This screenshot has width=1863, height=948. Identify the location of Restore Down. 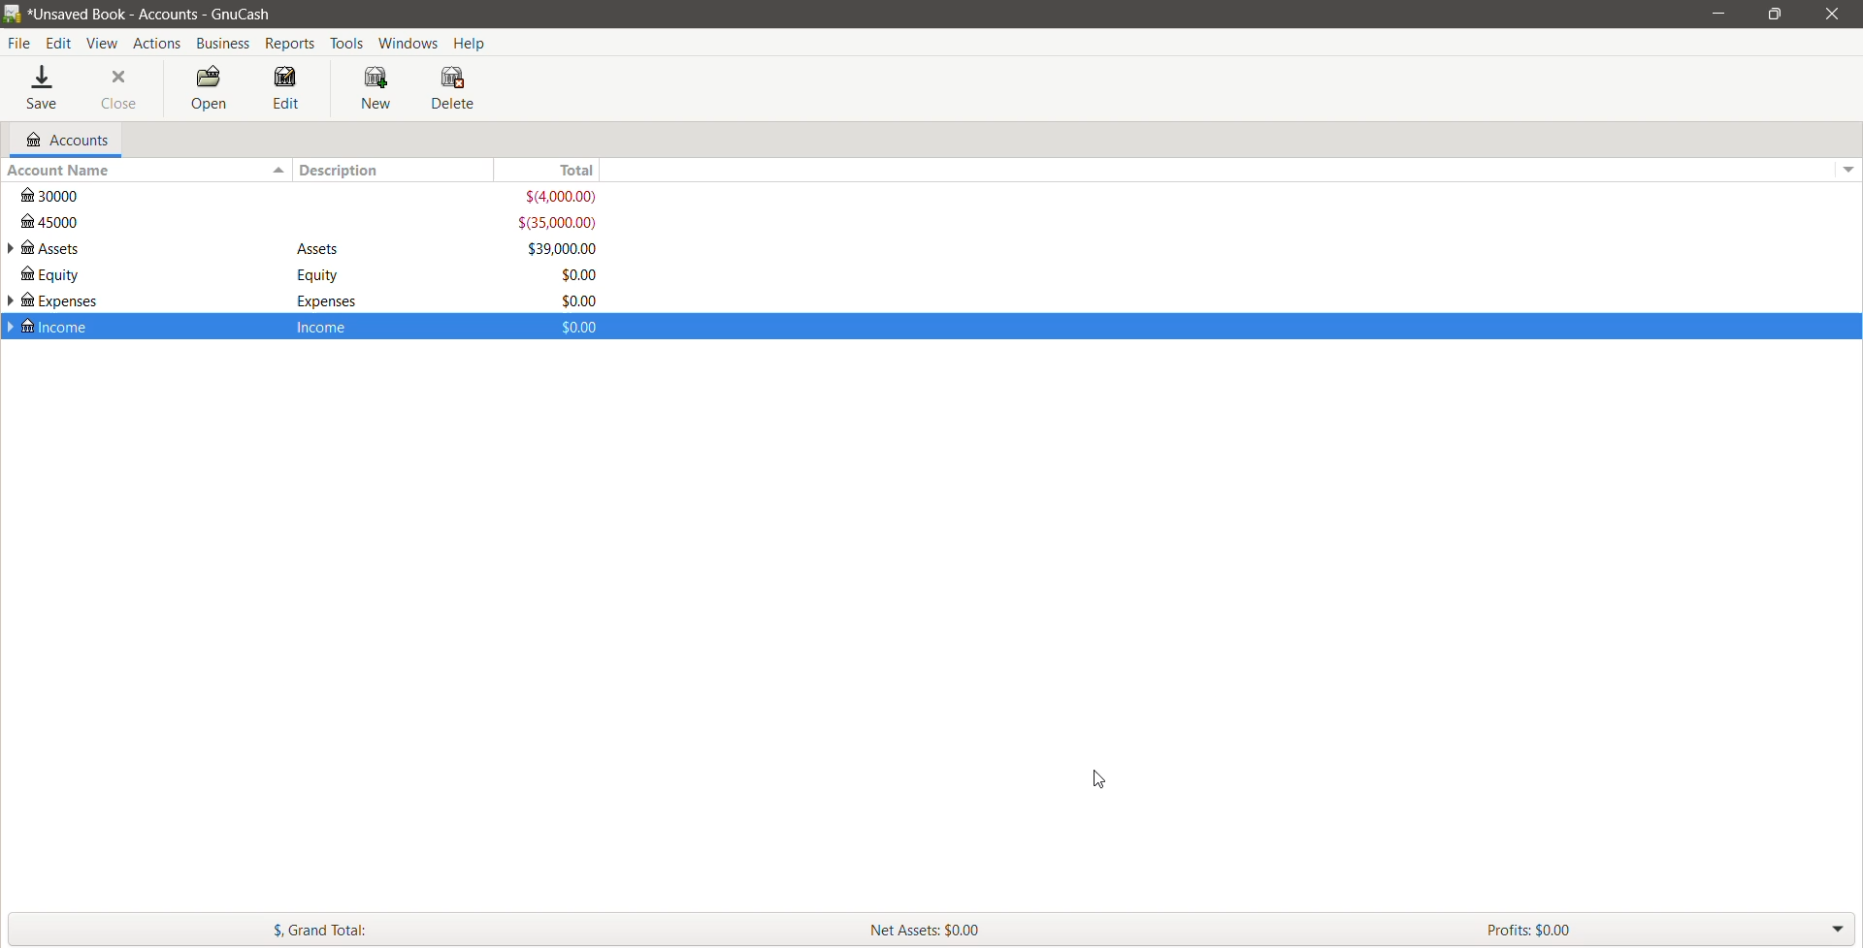
(1775, 15).